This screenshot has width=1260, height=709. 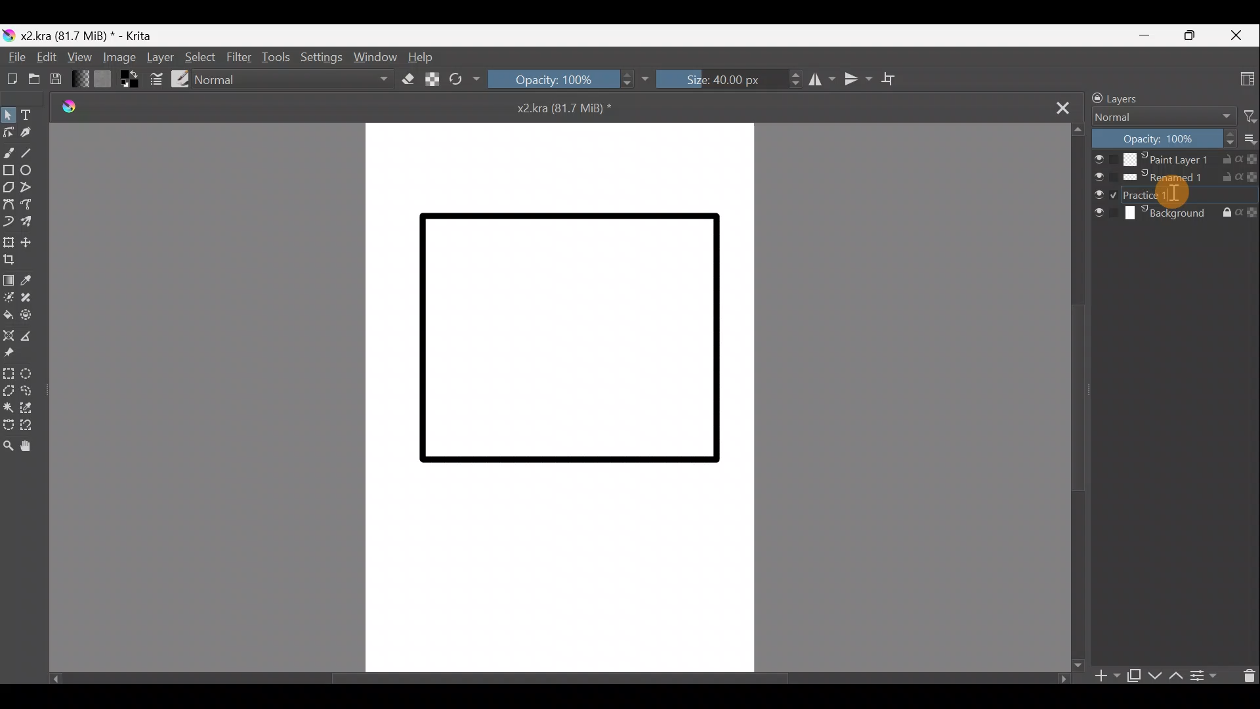 I want to click on Text tool, so click(x=30, y=114).